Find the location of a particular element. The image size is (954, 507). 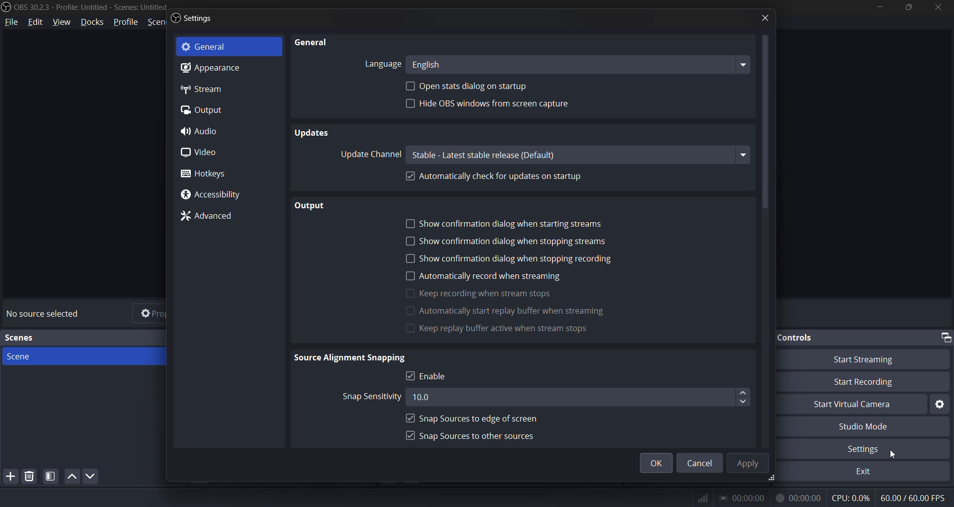

snap sources to other sources is located at coordinates (482, 437).